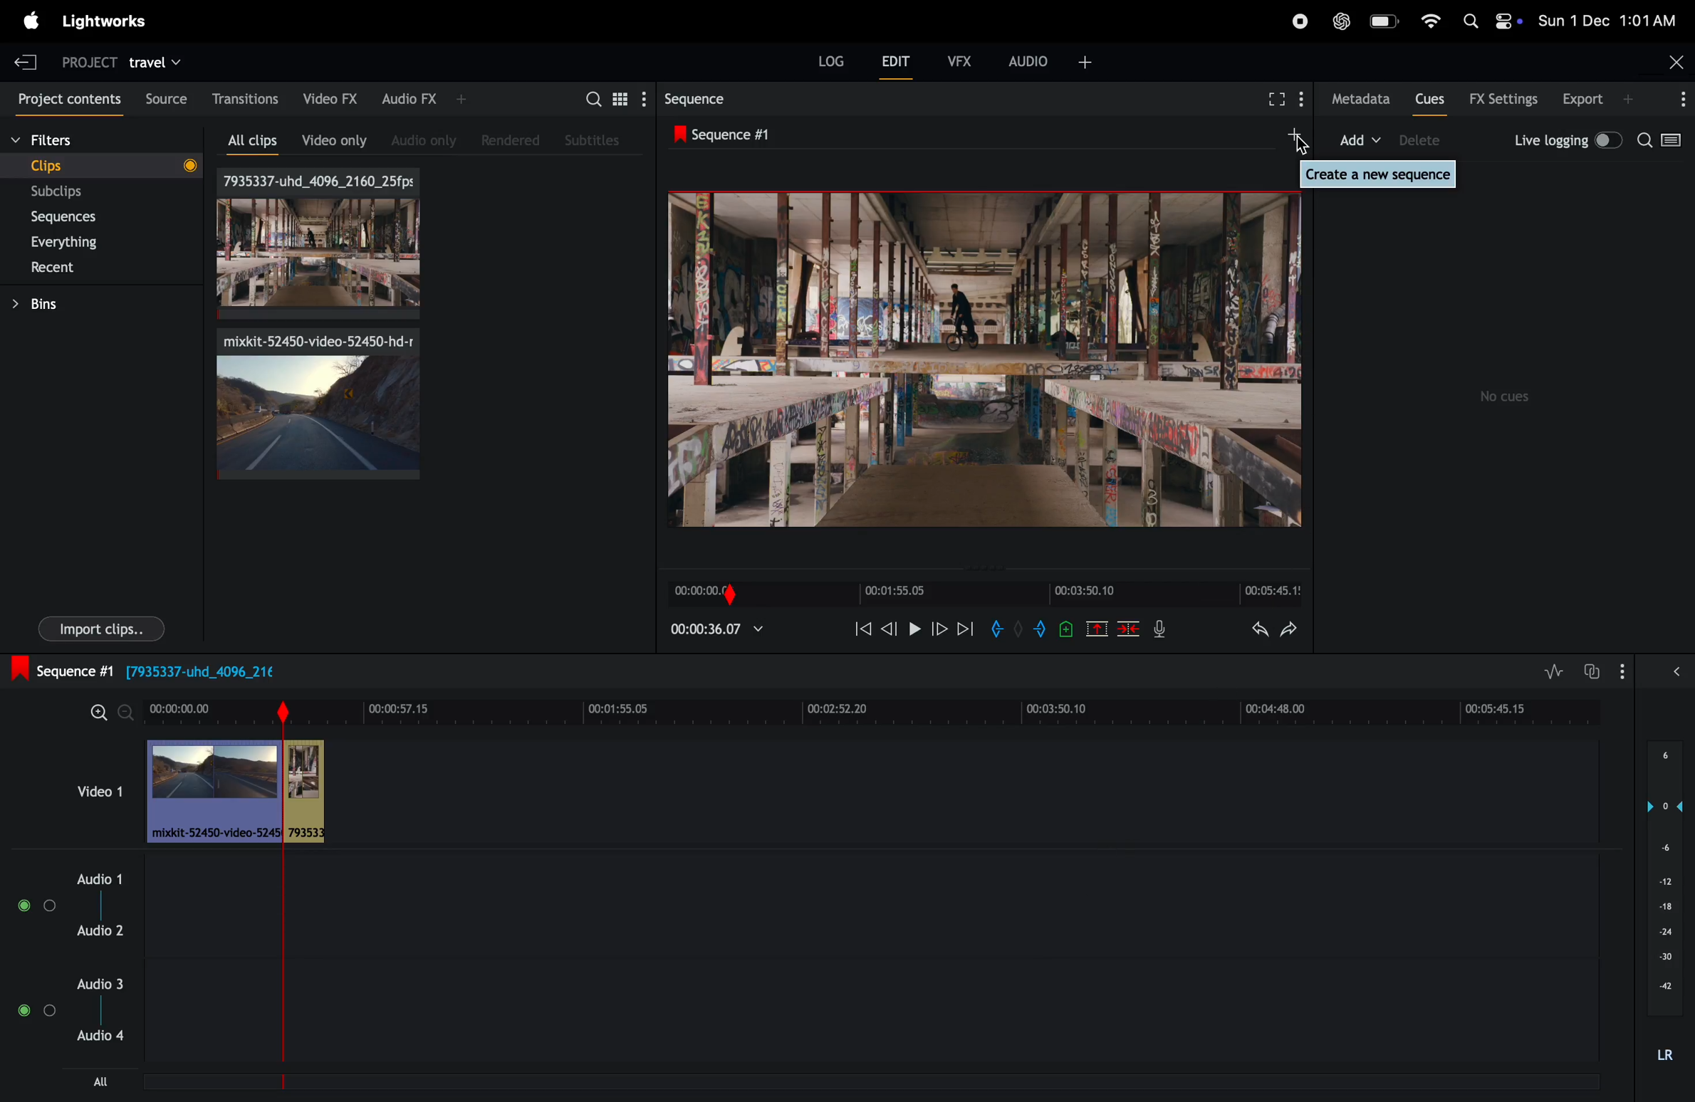  What do you see at coordinates (721, 630) in the screenshot?
I see `playback time` at bounding box center [721, 630].